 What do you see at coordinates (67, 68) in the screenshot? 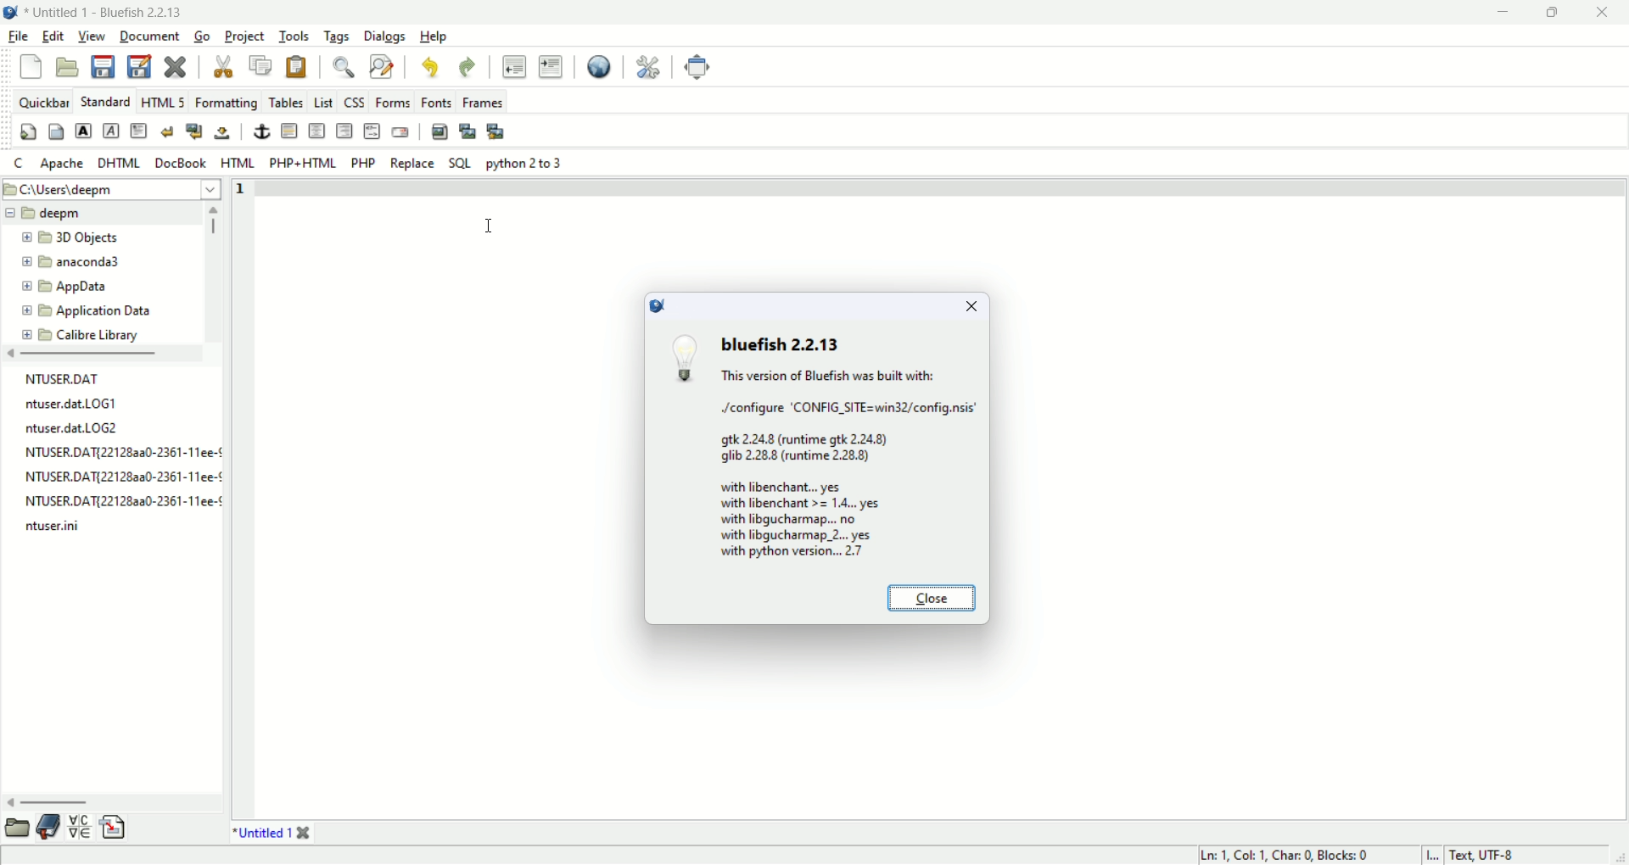
I see `open file` at bounding box center [67, 68].